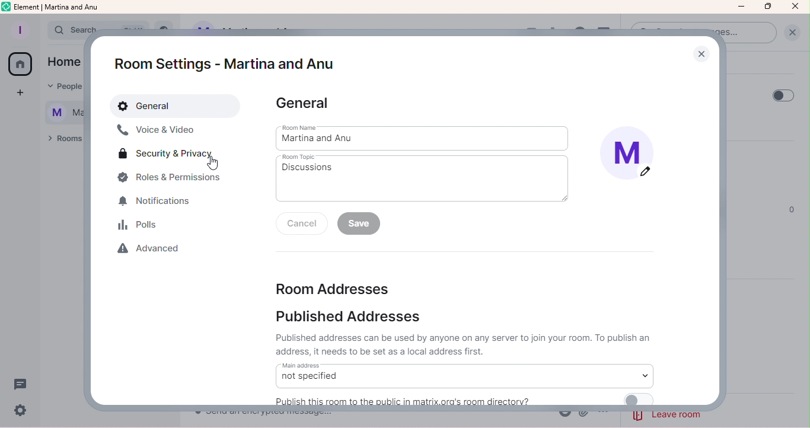  I want to click on Quick settings, so click(20, 412).